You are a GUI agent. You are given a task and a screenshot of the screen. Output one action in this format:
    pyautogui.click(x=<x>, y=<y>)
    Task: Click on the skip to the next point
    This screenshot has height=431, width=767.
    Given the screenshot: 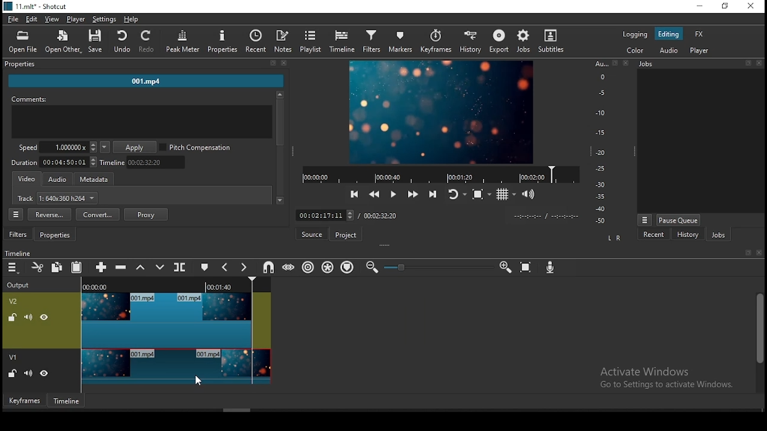 What is the action you would take?
    pyautogui.click(x=435, y=193)
    